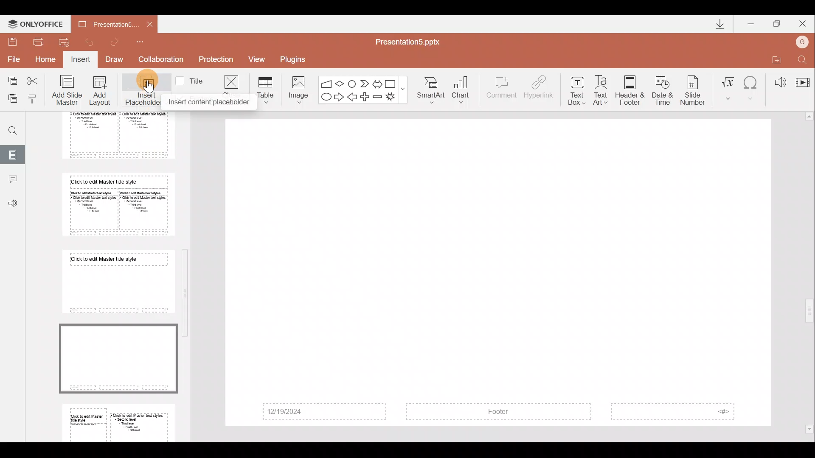  I want to click on Copy style, so click(36, 98).